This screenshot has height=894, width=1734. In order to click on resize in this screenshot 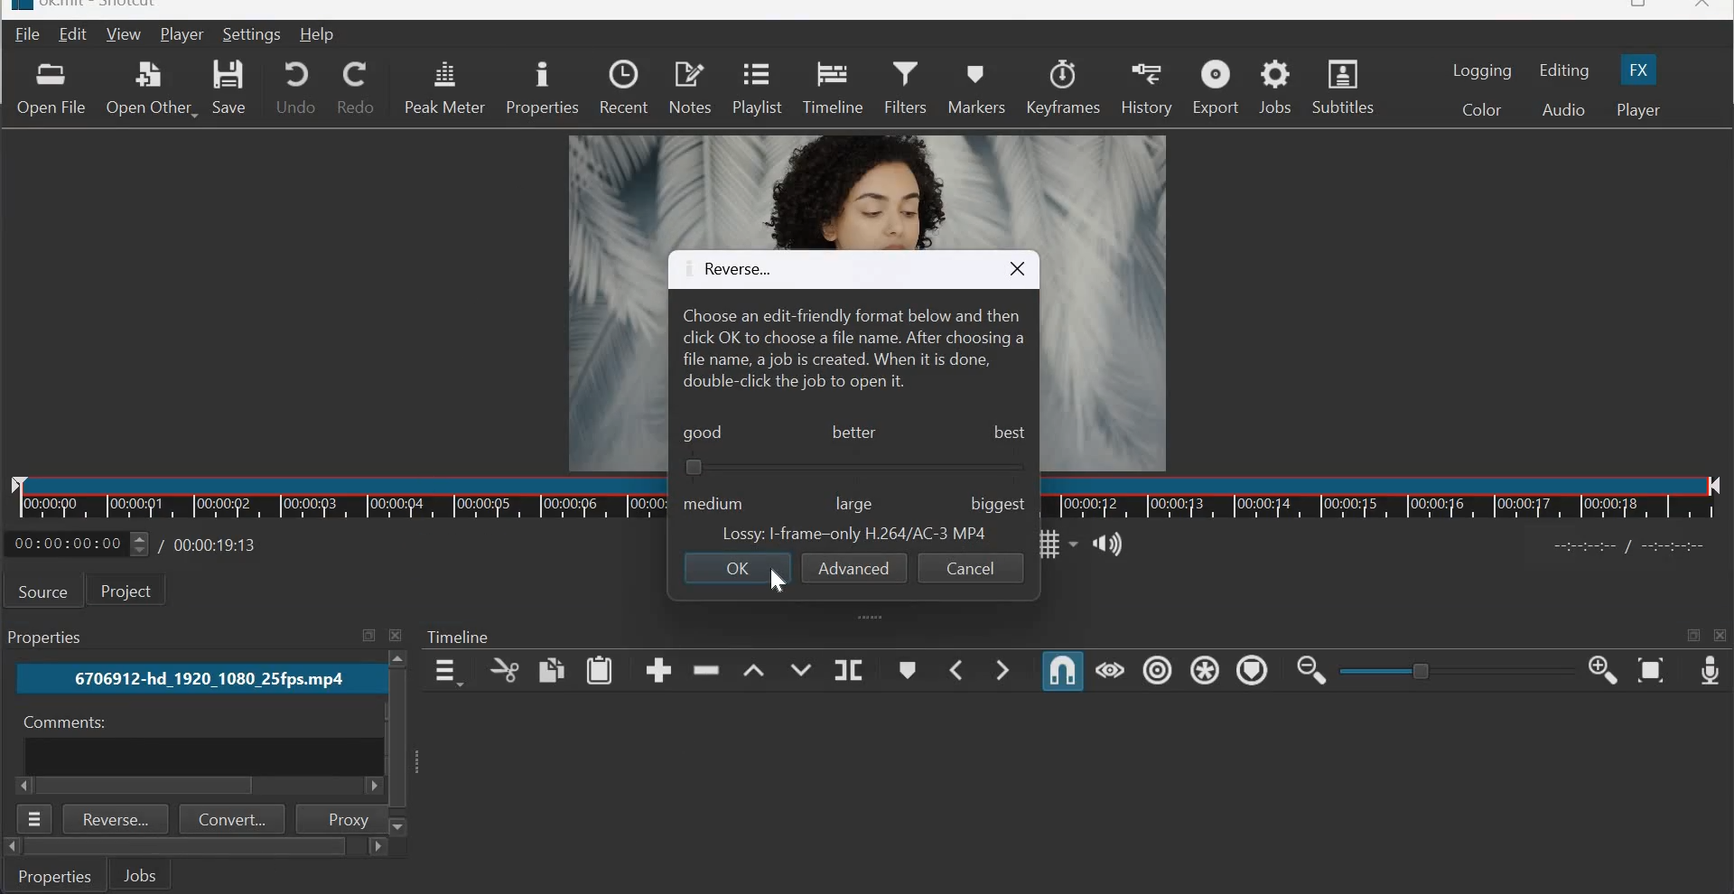, I will do `click(1635, 6)`.